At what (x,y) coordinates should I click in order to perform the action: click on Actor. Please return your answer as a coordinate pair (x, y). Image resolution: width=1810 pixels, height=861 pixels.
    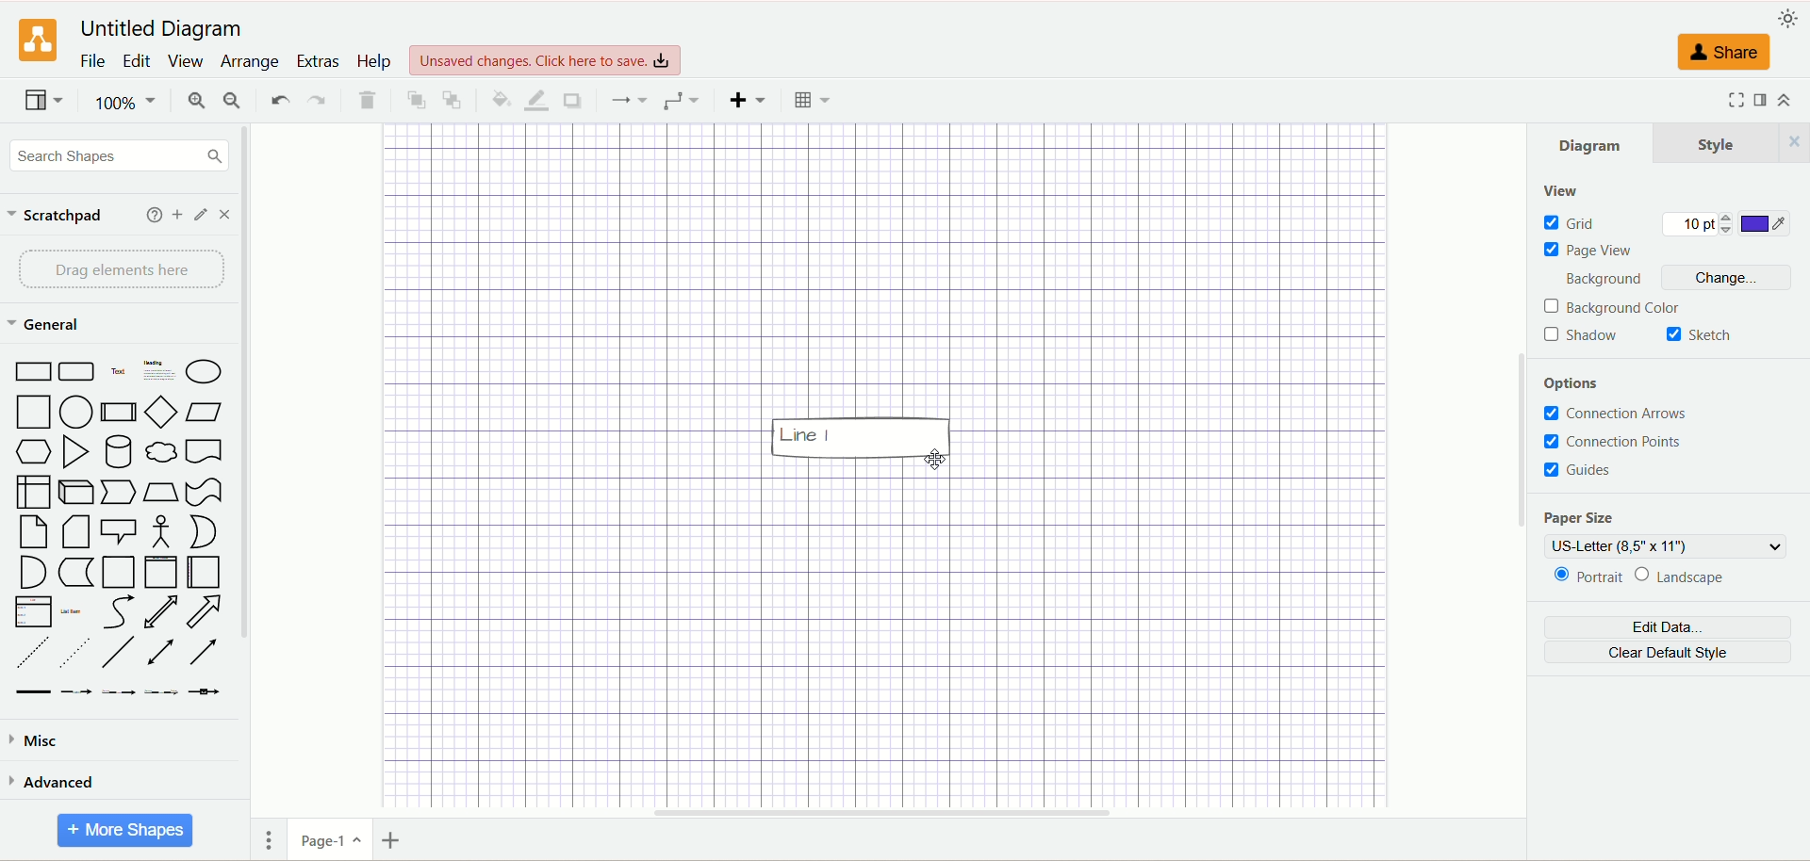
    Looking at the image, I should click on (161, 534).